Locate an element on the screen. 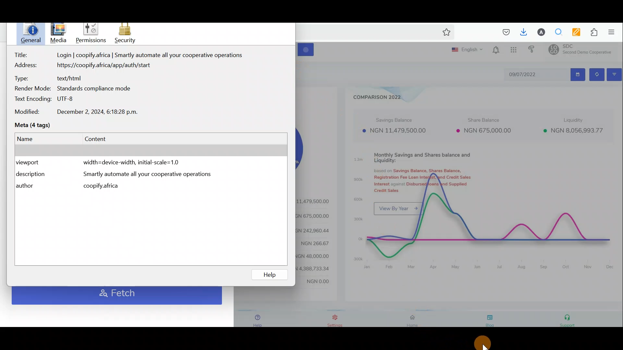  Security is located at coordinates (126, 34).